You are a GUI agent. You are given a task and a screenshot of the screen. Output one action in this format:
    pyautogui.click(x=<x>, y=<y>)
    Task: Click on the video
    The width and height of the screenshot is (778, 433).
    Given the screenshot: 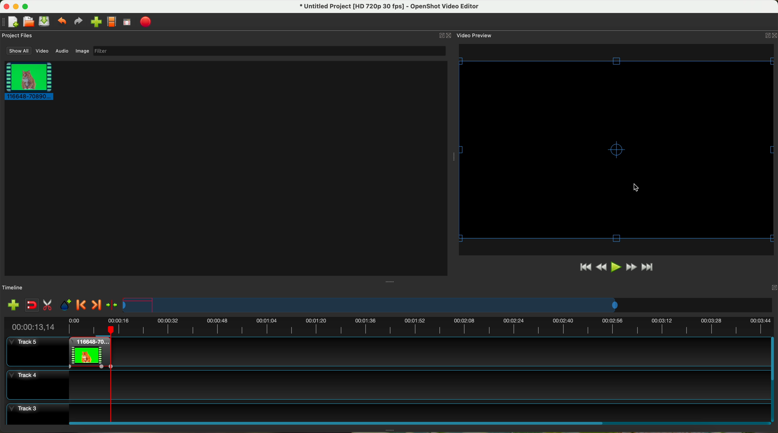 What is the action you would take?
    pyautogui.click(x=43, y=51)
    